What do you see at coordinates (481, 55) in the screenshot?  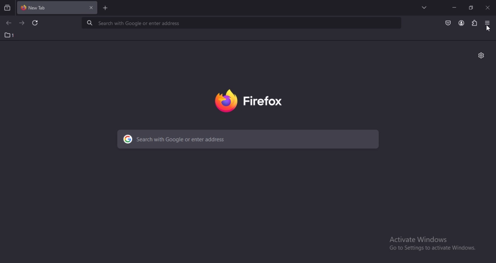 I see `personalize new tab` at bounding box center [481, 55].